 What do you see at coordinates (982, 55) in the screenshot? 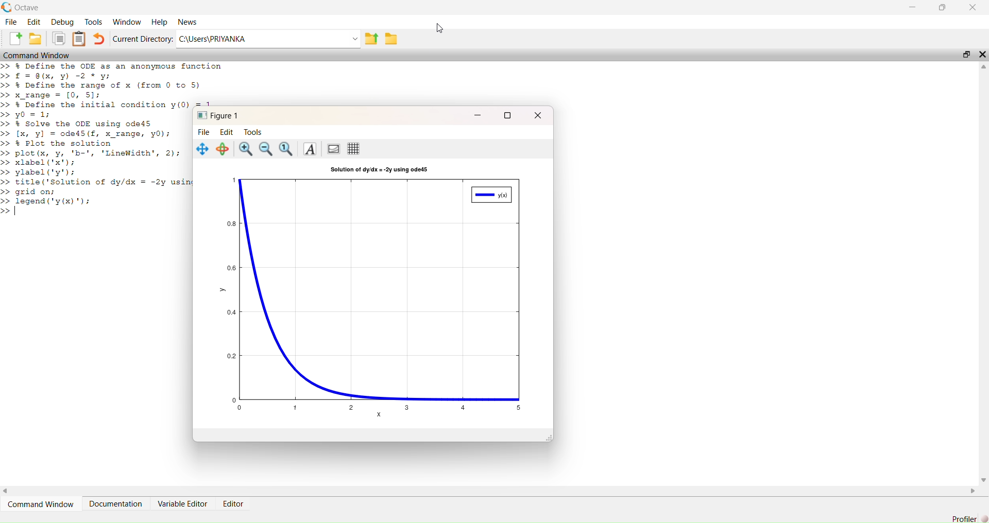
I see `Hide Widget` at bounding box center [982, 55].